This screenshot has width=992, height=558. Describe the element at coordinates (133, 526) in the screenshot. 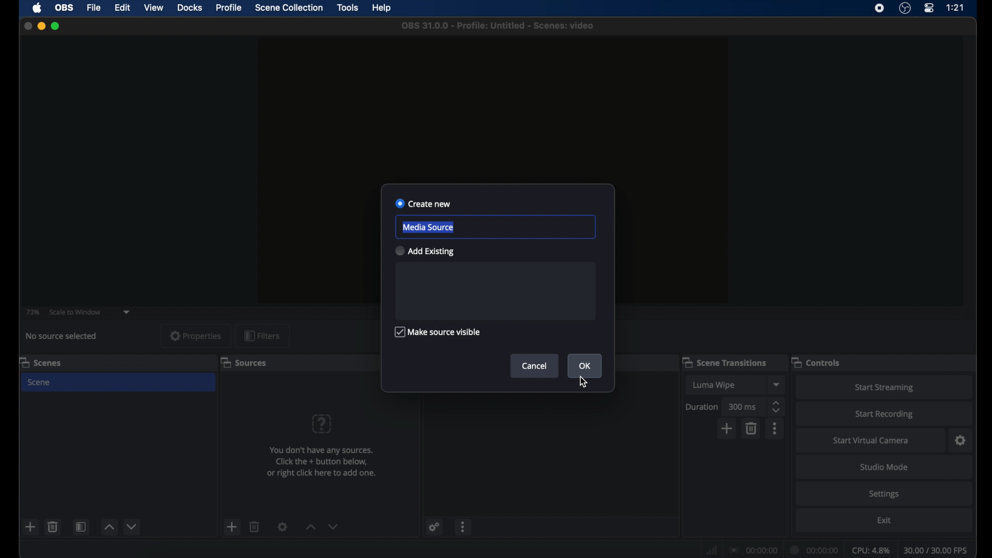

I see `decrement` at that location.